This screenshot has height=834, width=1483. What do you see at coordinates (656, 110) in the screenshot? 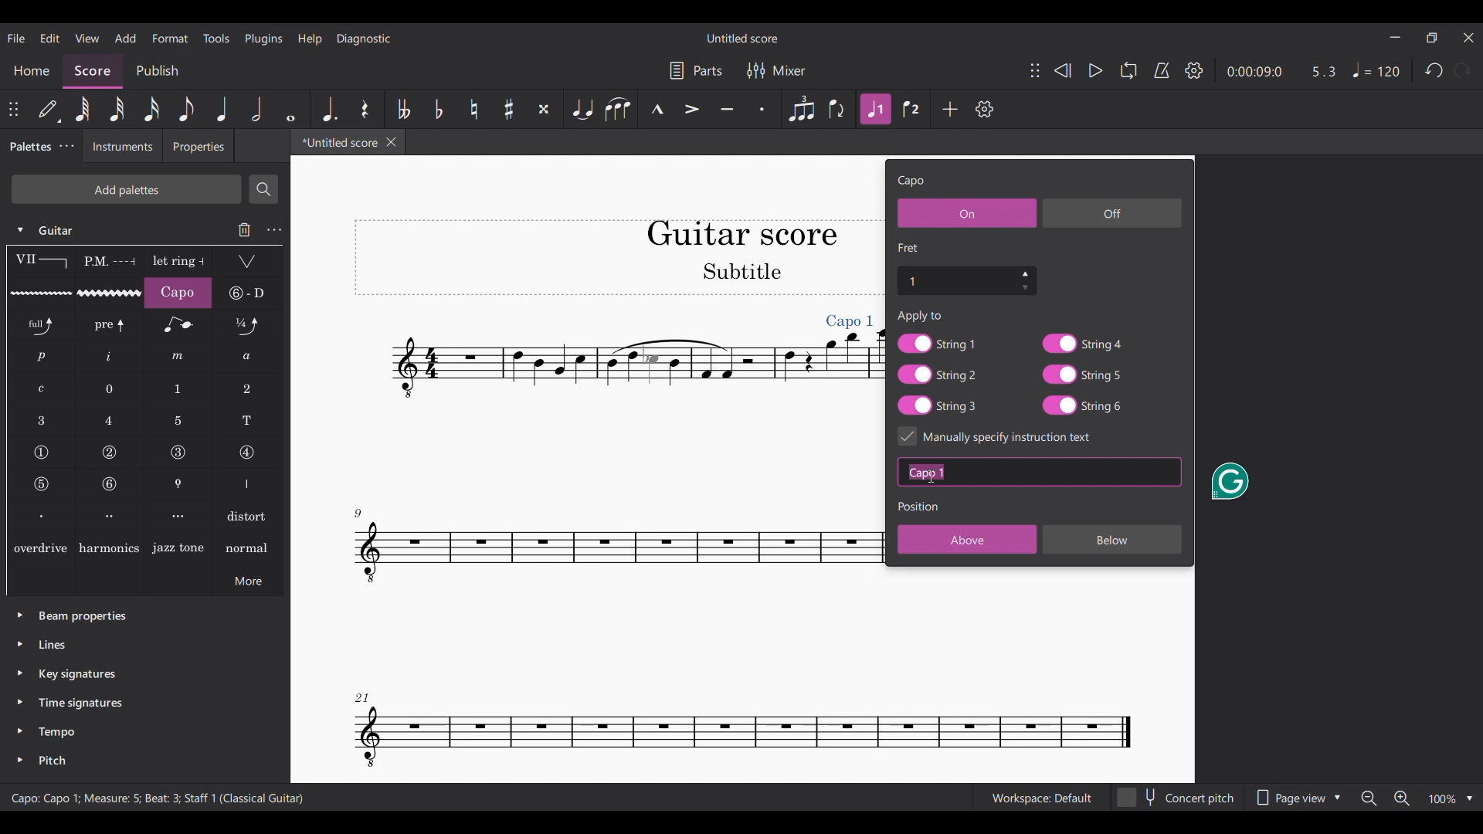
I see `Marcato` at bounding box center [656, 110].